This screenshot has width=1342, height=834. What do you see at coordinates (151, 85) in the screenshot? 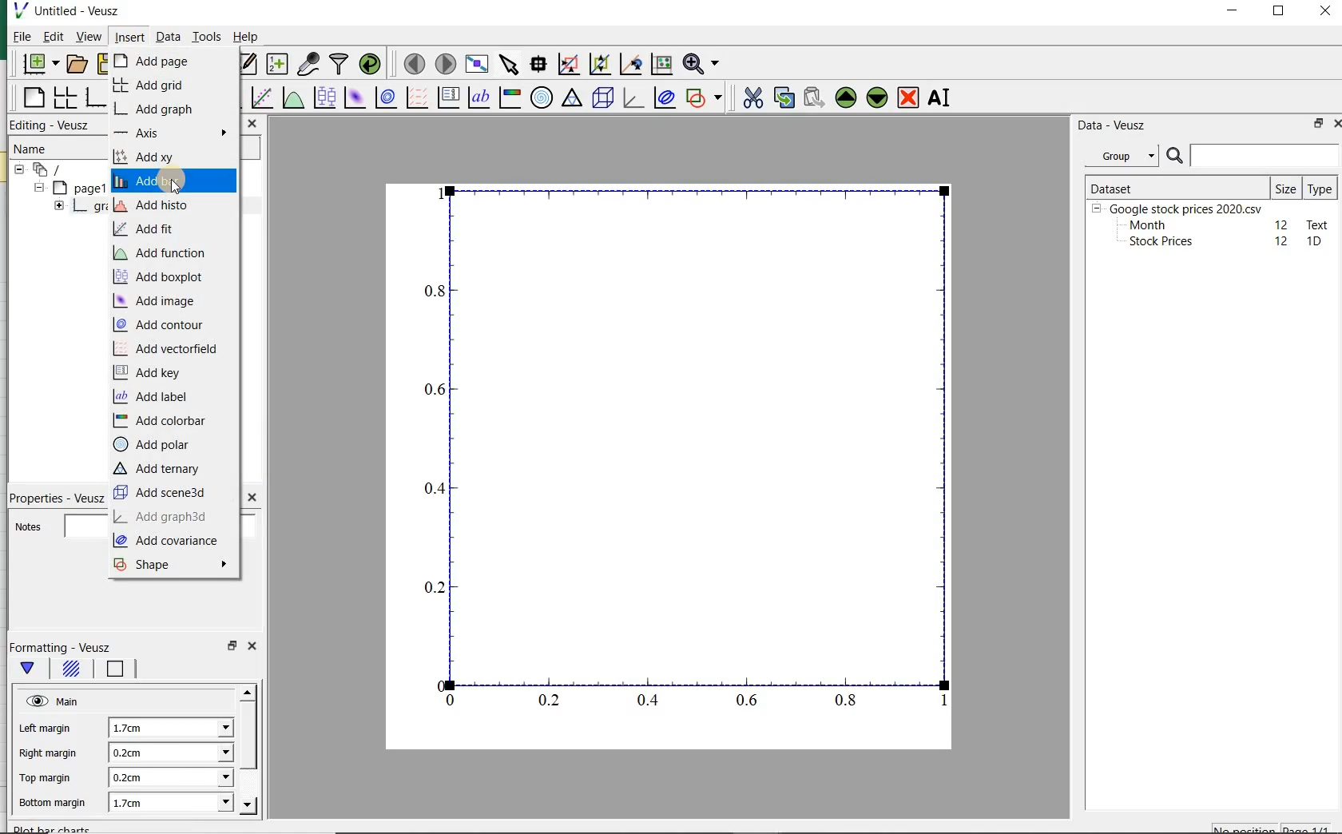
I see `add grid` at bounding box center [151, 85].